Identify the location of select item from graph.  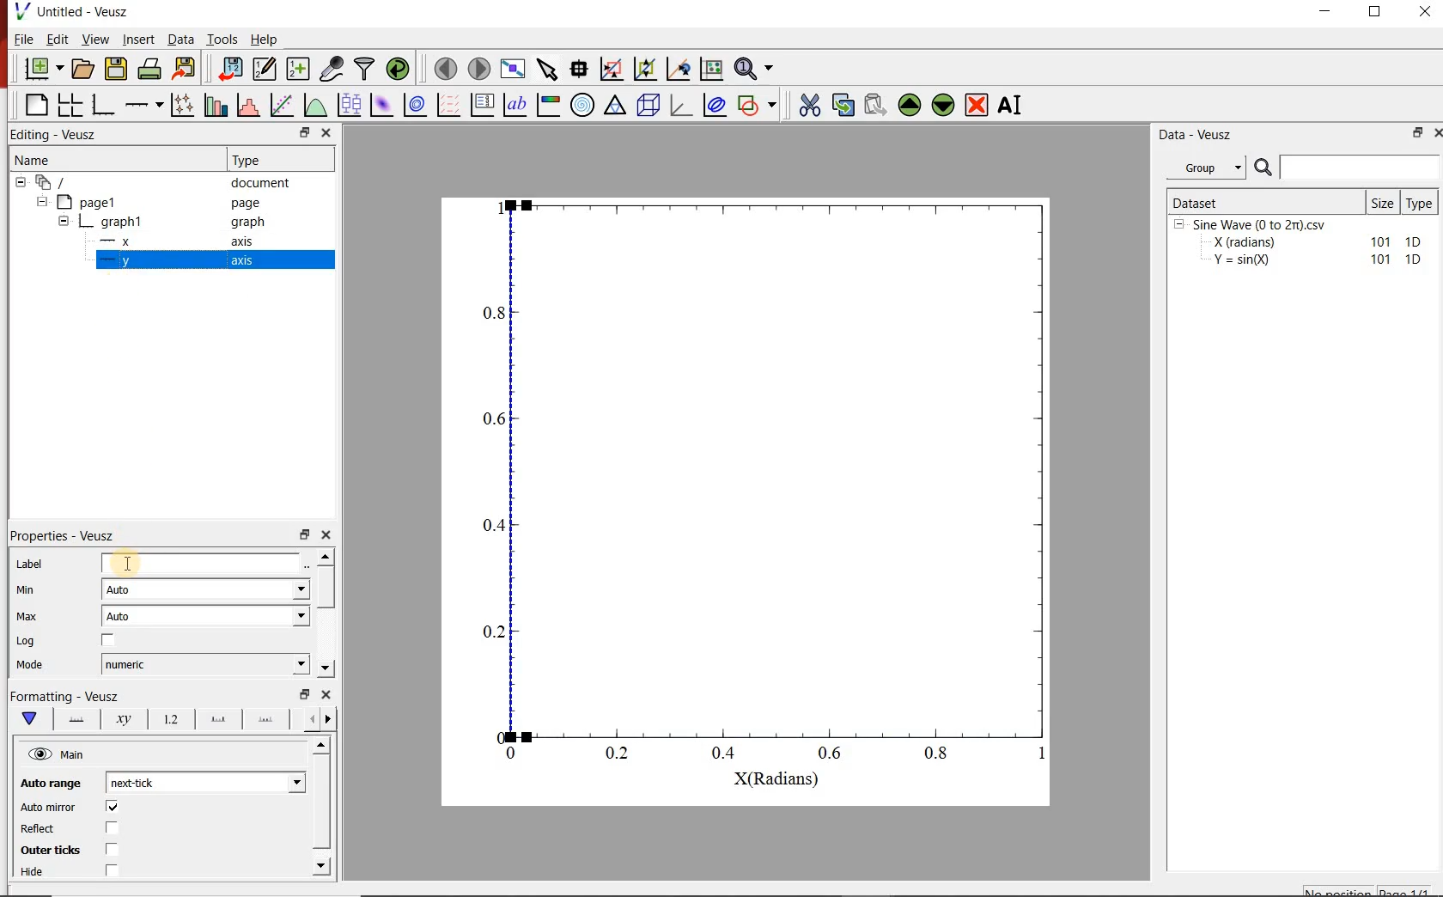
(548, 67).